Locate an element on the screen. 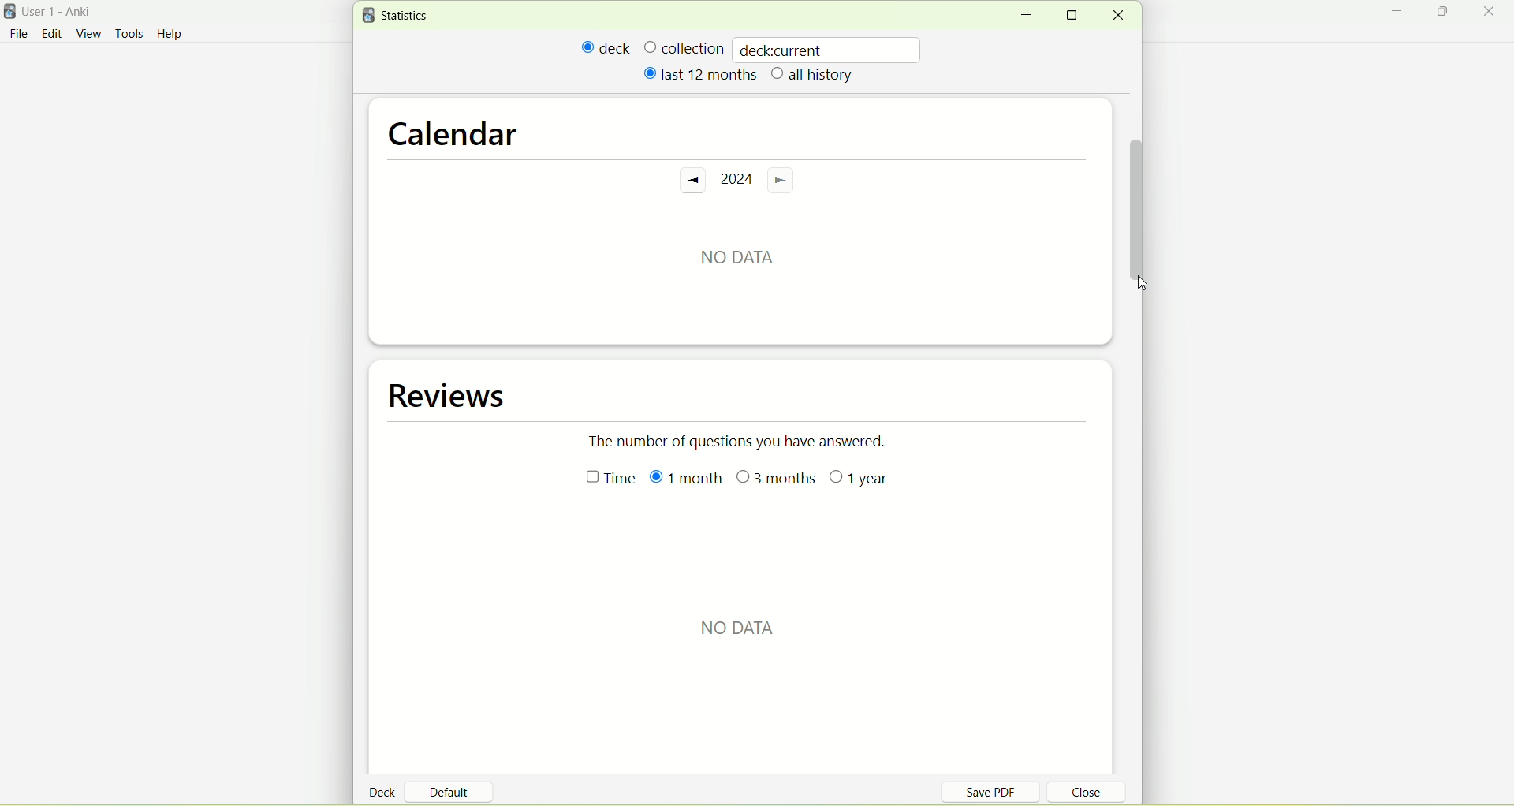 The width and height of the screenshot is (1514, 806). The number of questions you have answered. is located at coordinates (746, 440).